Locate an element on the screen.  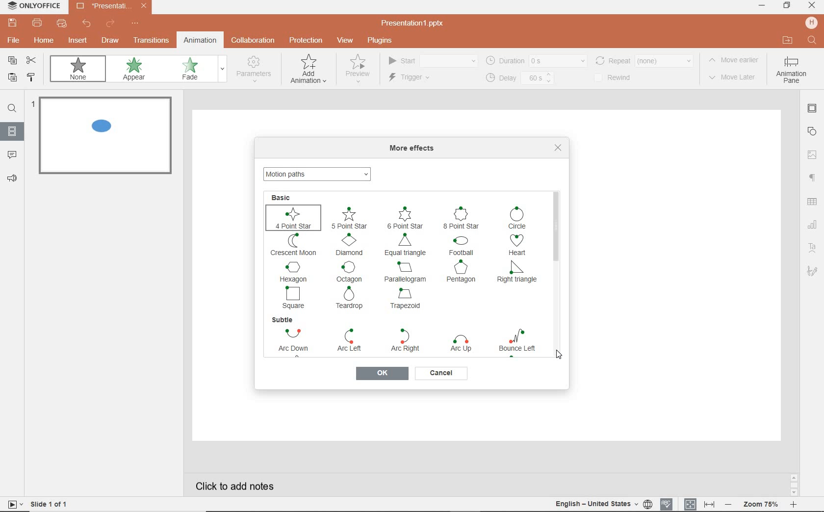
5 POINT STAR is located at coordinates (350, 218).